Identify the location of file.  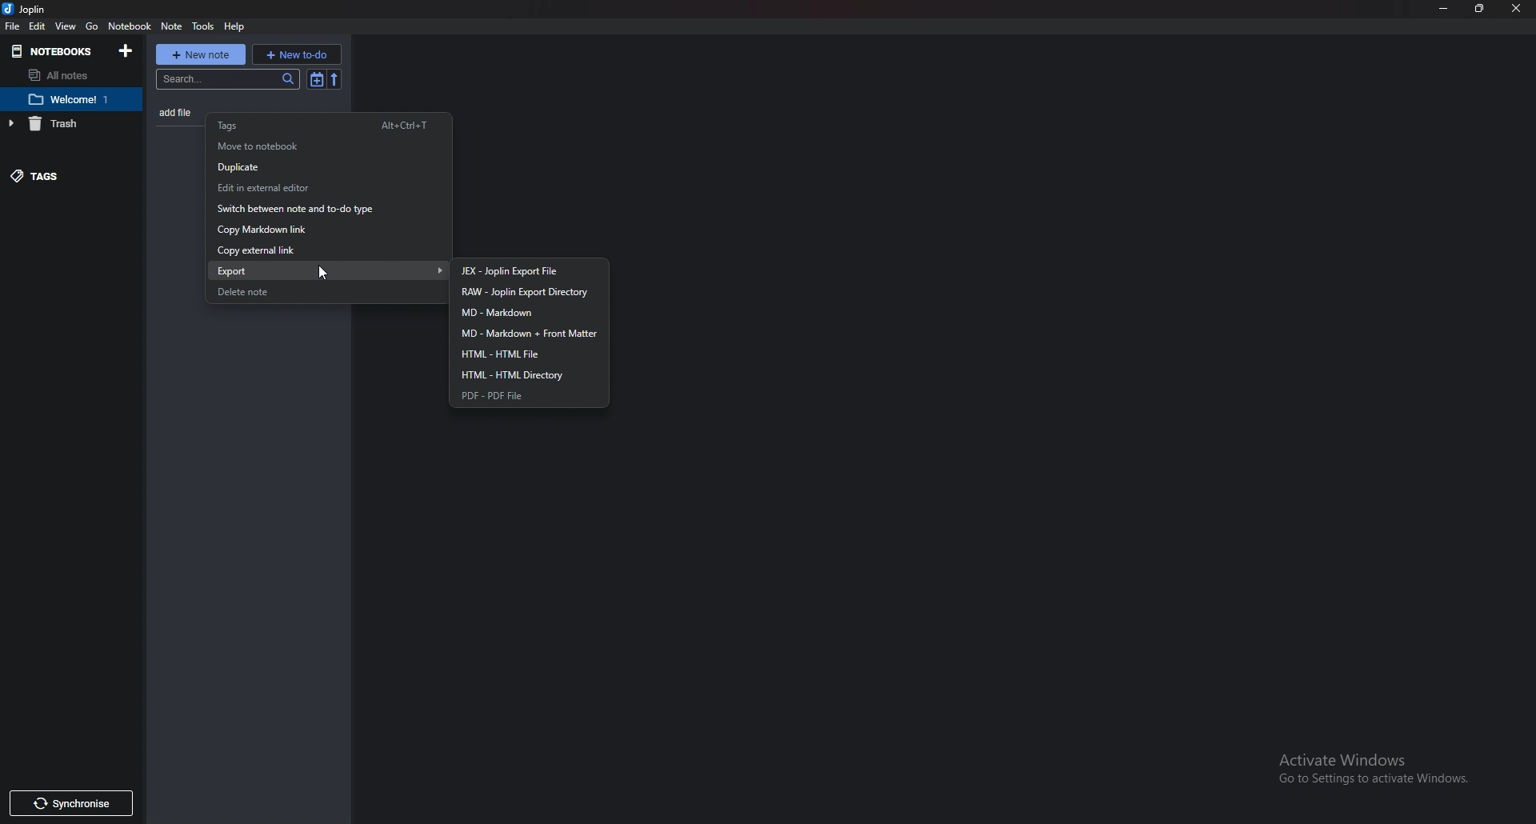
(14, 27).